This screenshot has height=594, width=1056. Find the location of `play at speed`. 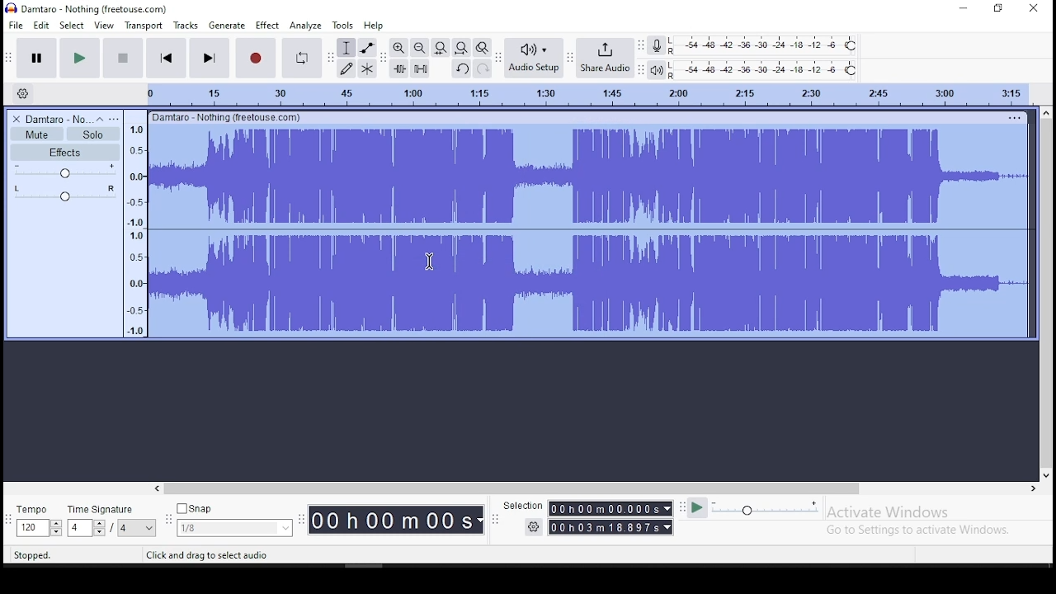

play at speed is located at coordinates (700, 508).